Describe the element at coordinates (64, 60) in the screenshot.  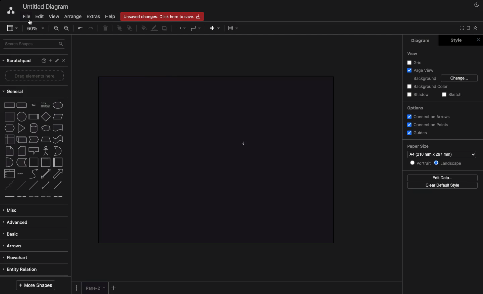
I see `Close` at that location.